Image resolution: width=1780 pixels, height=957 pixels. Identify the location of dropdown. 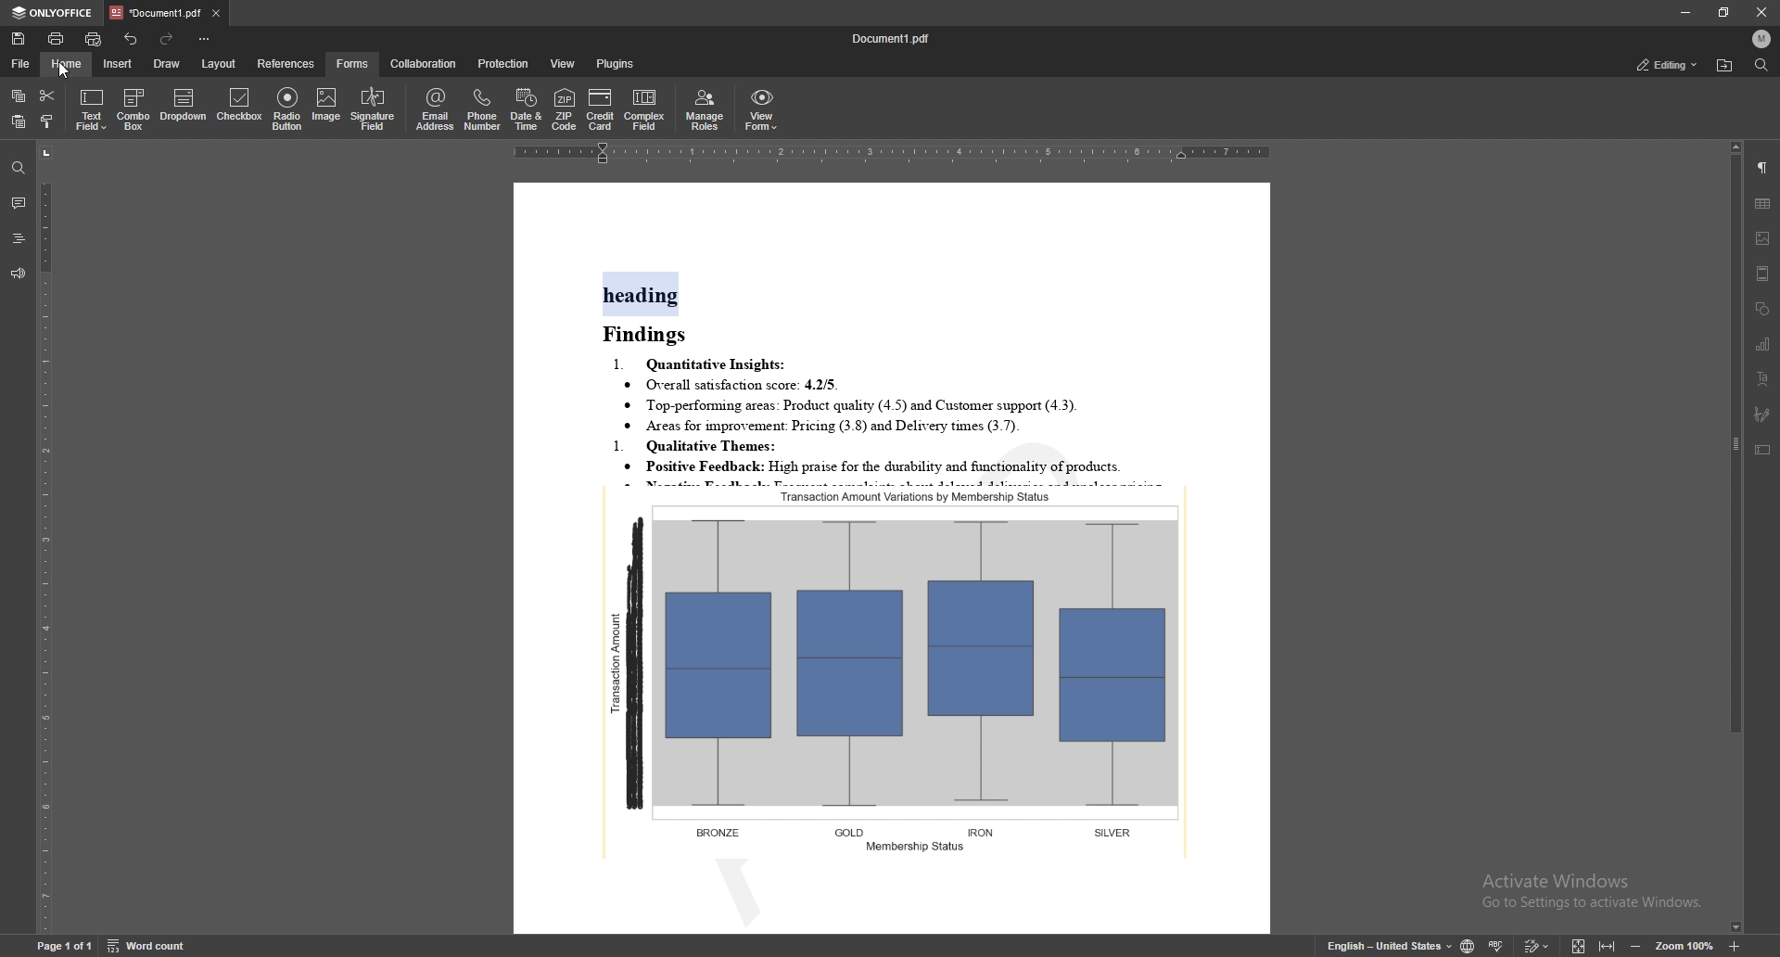
(184, 108).